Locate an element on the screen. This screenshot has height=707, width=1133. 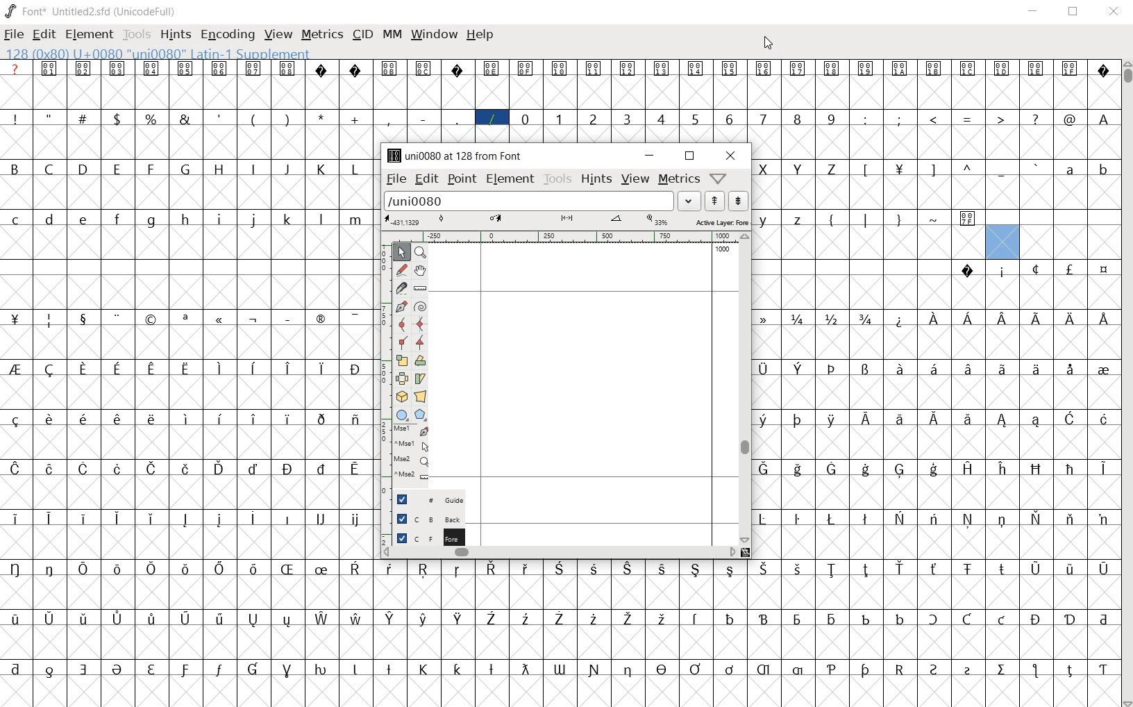
glyph is located at coordinates (900, 119).